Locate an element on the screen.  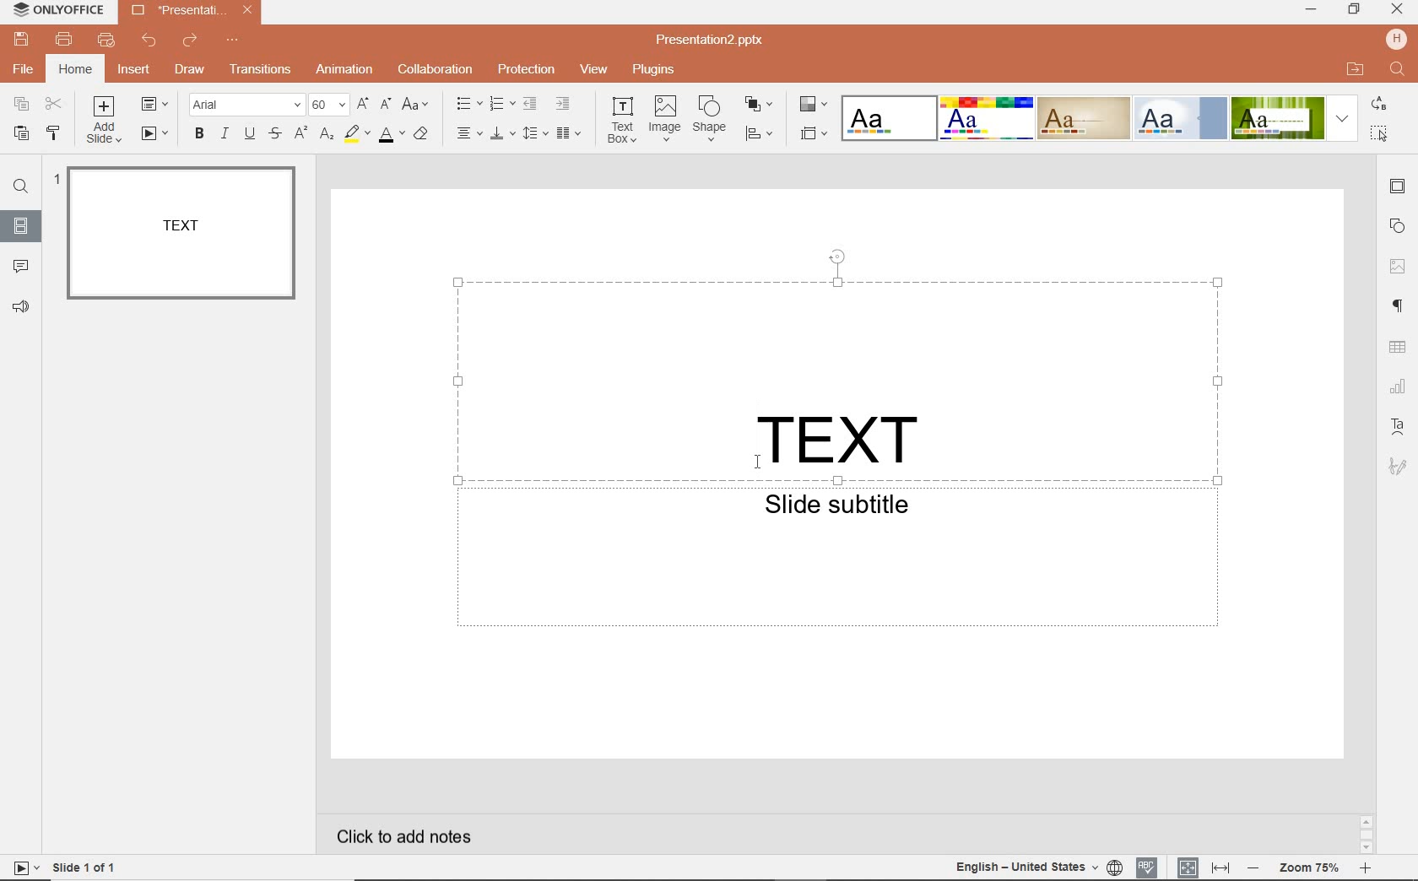
PROTECTION is located at coordinates (525, 69).